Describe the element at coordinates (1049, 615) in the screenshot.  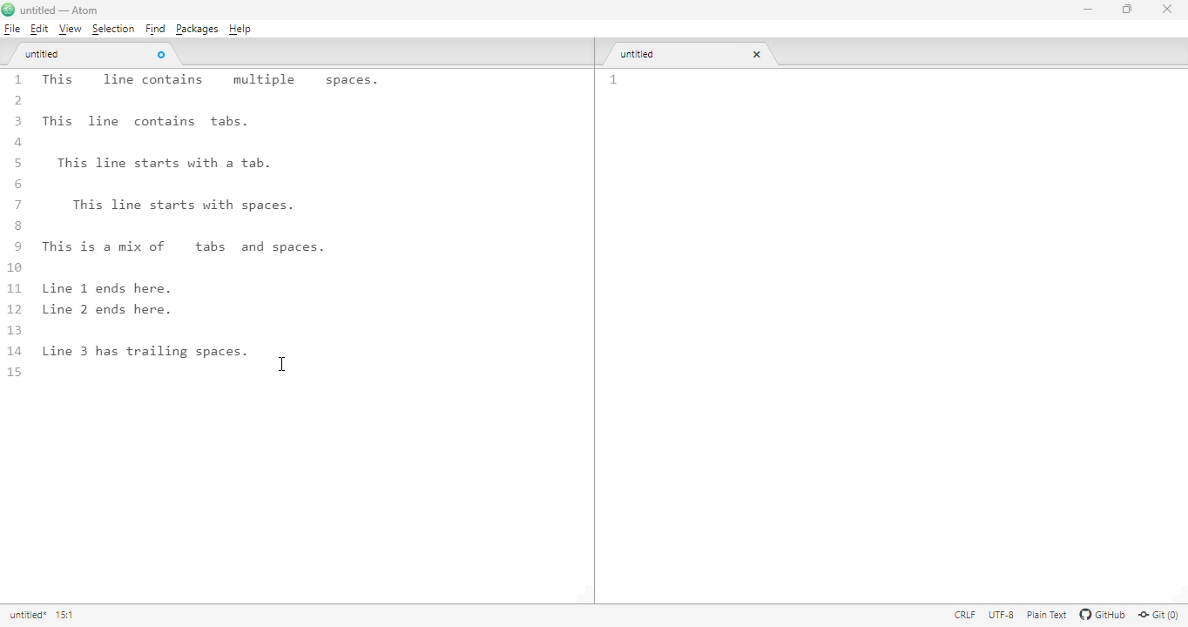
I see `plain text` at that location.